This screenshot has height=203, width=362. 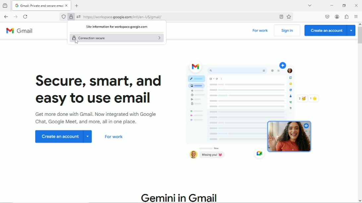 I want to click on cursor, so click(x=76, y=42).